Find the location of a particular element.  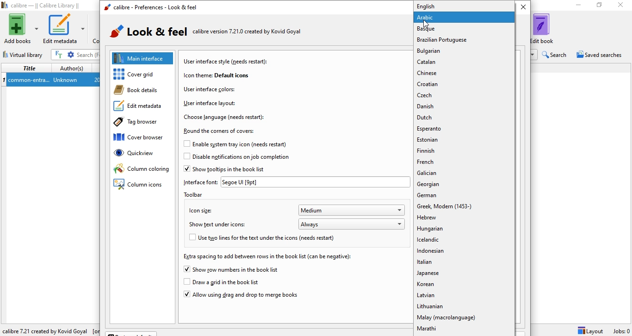

japanese is located at coordinates (464, 274).